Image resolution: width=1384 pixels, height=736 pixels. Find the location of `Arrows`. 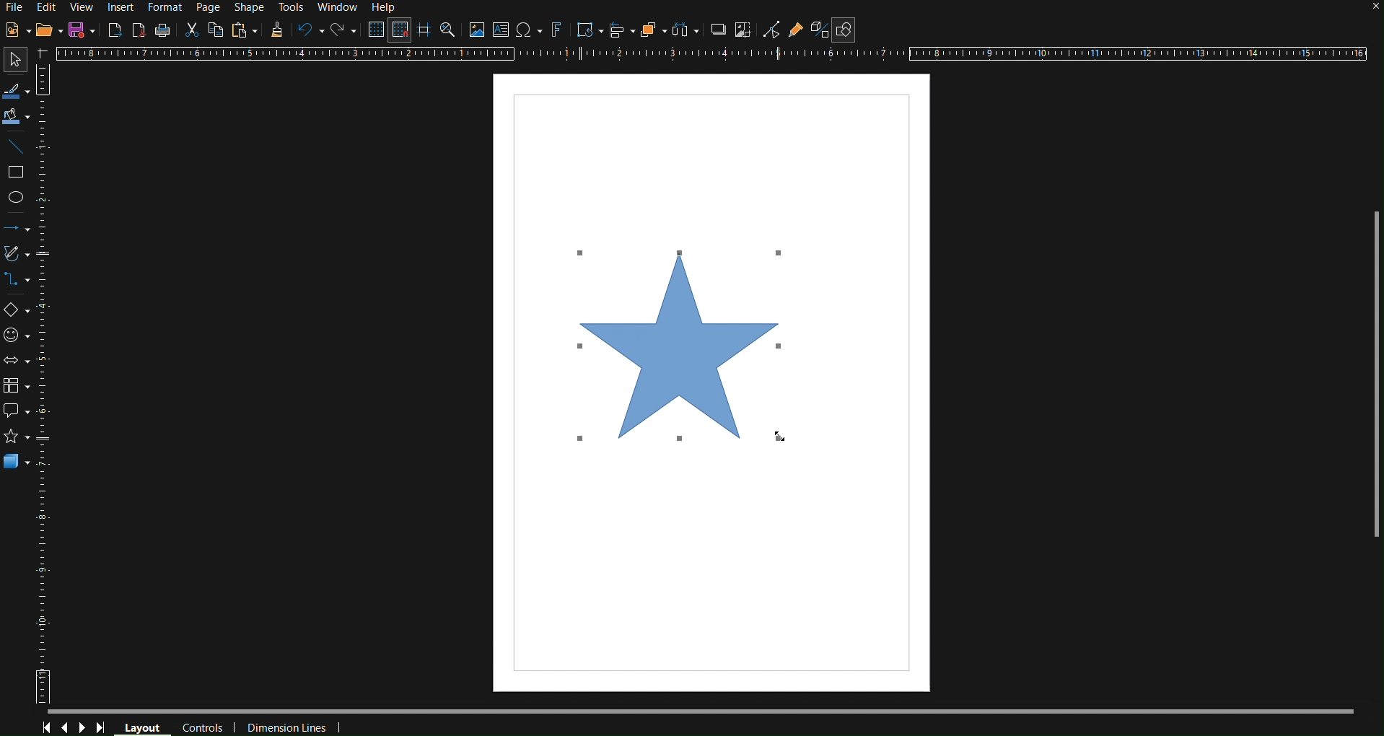

Arrows is located at coordinates (18, 232).